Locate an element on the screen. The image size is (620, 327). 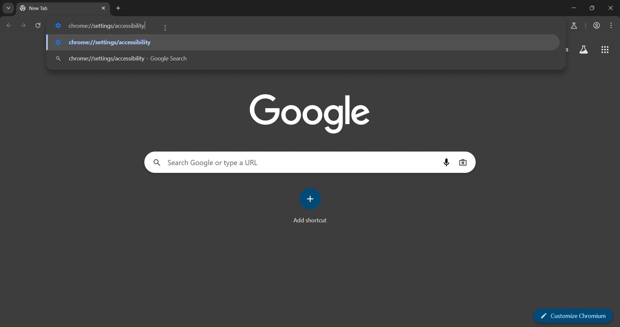
search tab is located at coordinates (8, 9).